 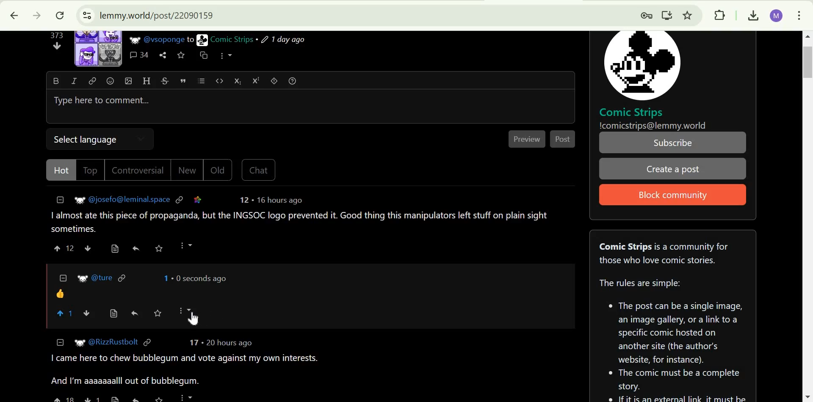 I want to click on Top, so click(x=91, y=170).